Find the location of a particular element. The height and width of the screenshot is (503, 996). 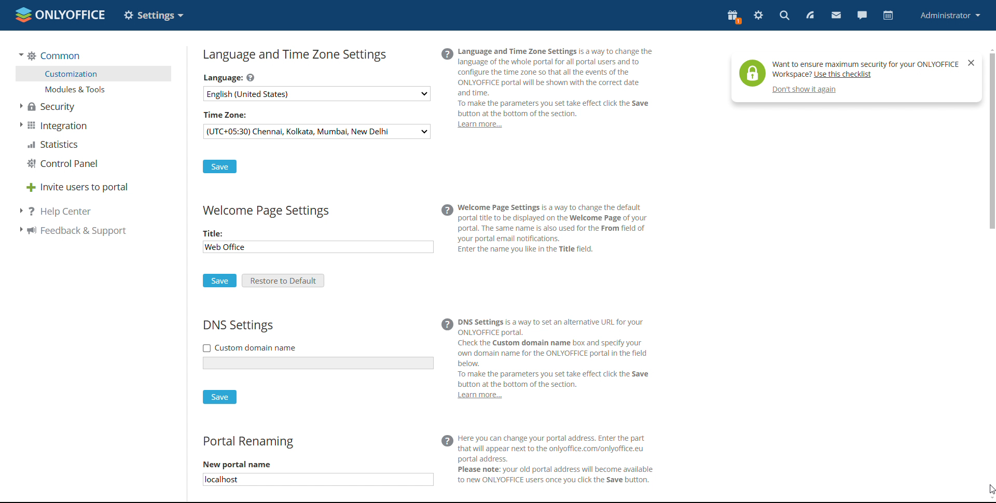

New portal name is located at coordinates (238, 465).